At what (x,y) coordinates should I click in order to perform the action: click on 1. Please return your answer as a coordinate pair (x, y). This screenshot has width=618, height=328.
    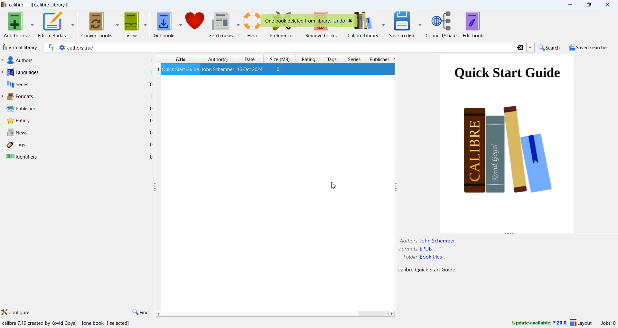
    Looking at the image, I should click on (152, 96).